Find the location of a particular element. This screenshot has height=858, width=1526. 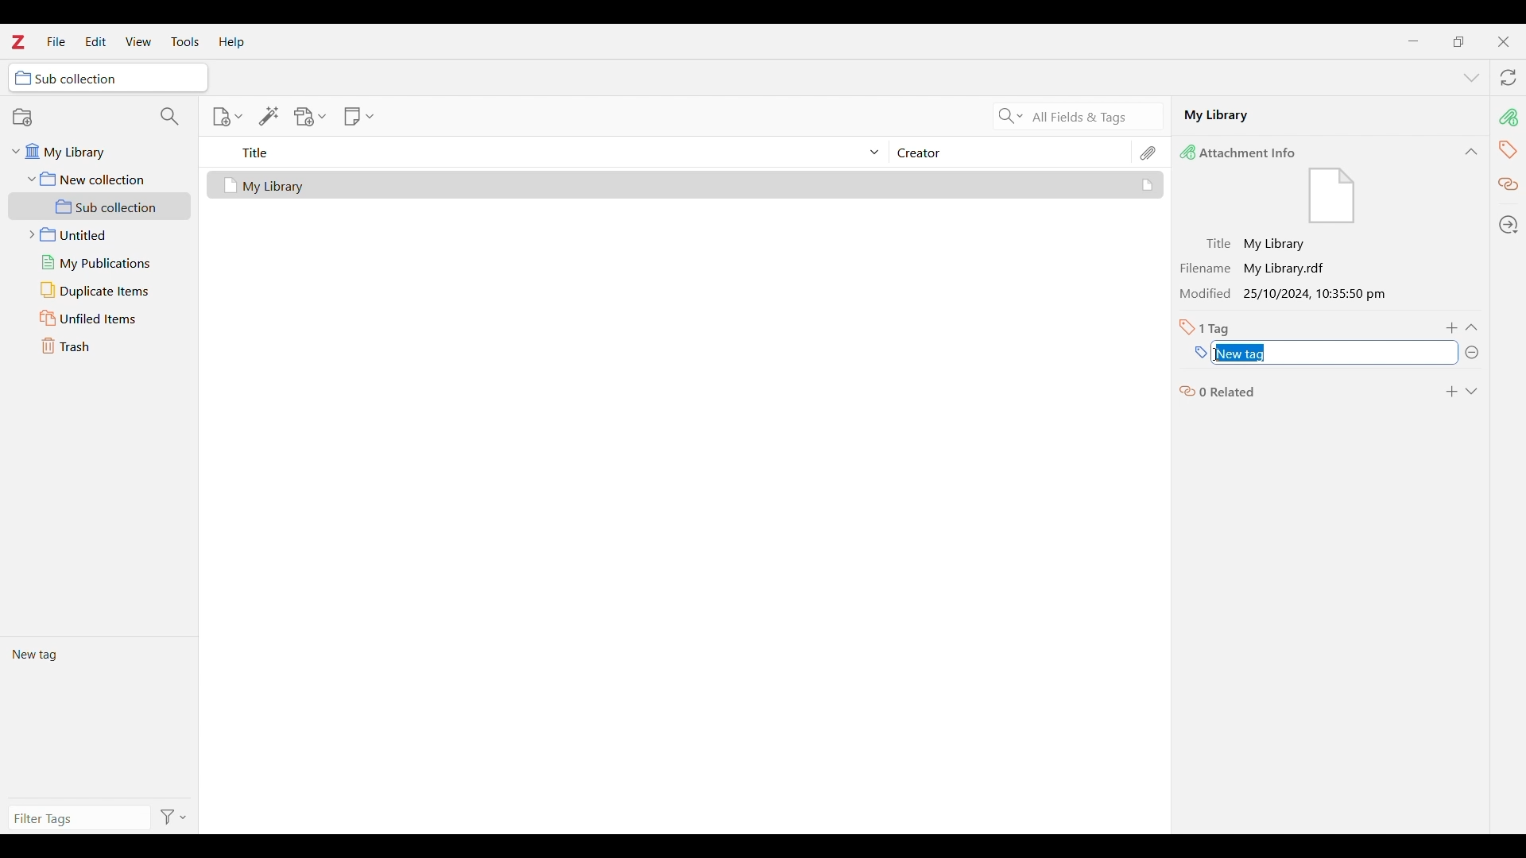

Sub collection folder is located at coordinates (100, 207).